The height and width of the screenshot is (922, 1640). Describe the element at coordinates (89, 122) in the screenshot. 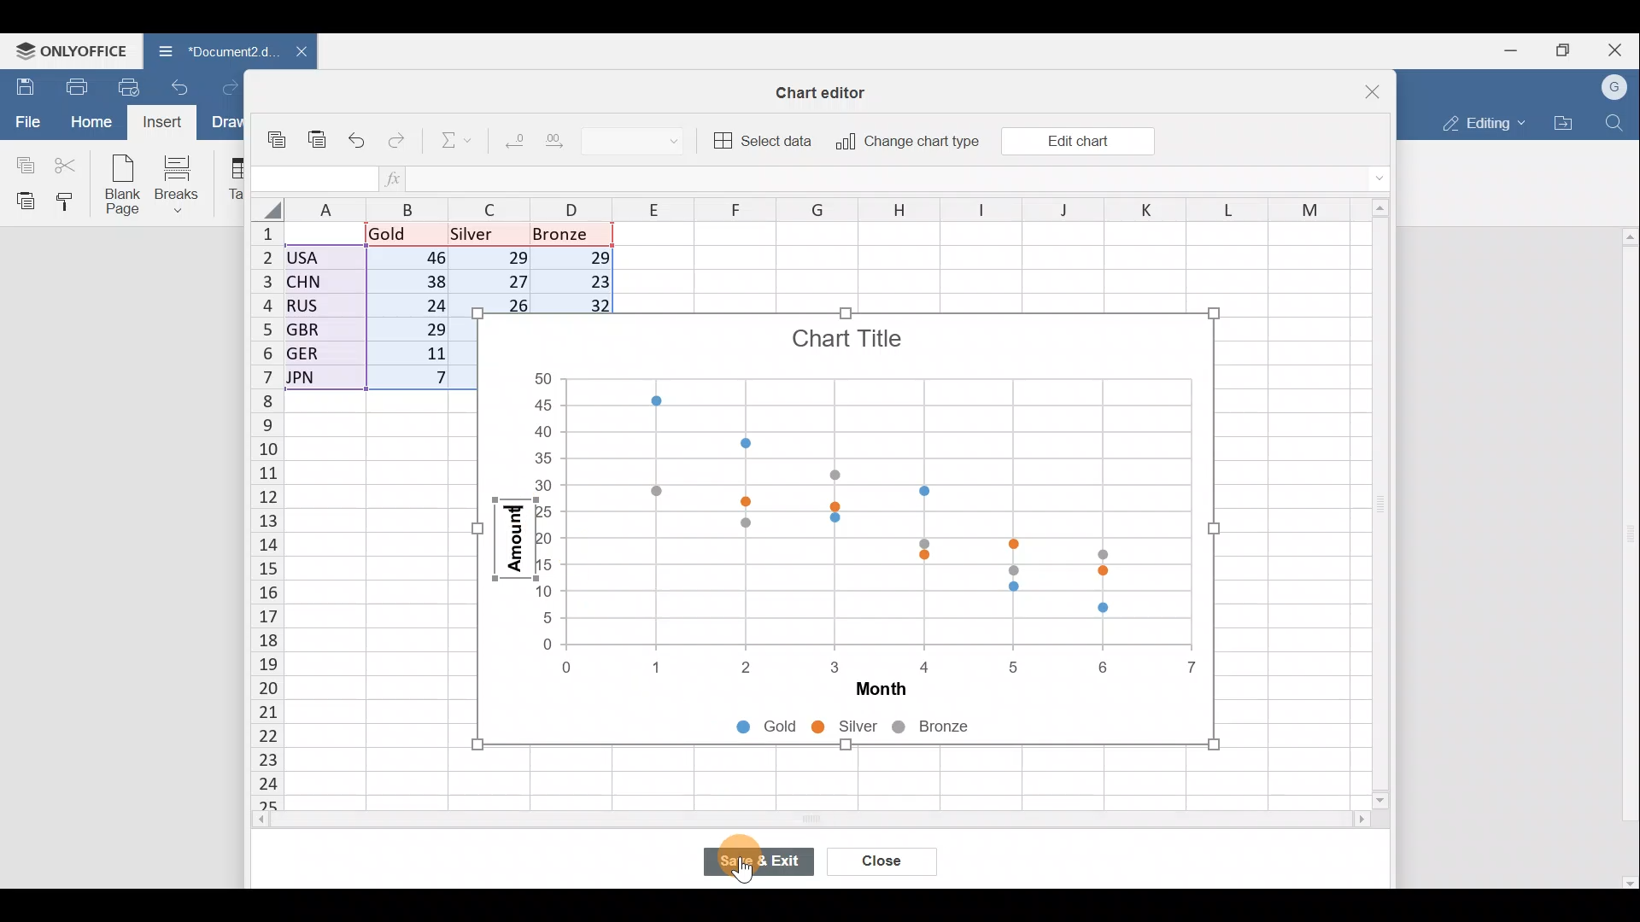

I see `Home` at that location.